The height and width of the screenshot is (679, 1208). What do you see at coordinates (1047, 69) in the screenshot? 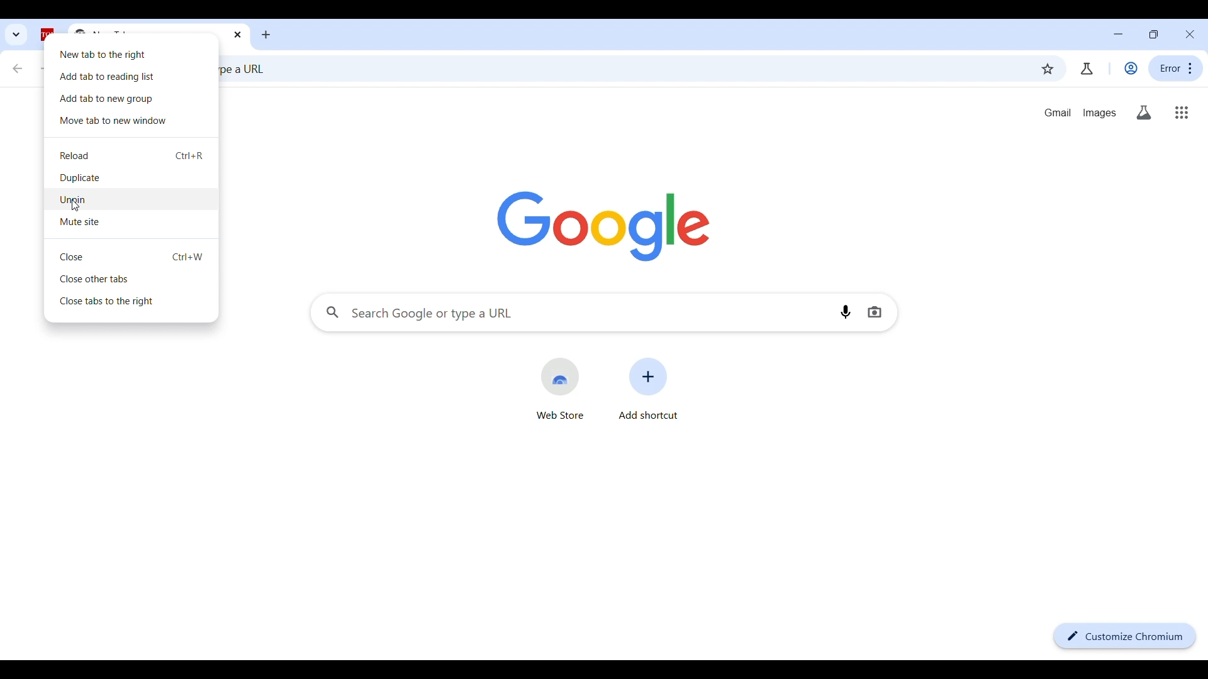
I see `Bookmark current tab` at bounding box center [1047, 69].